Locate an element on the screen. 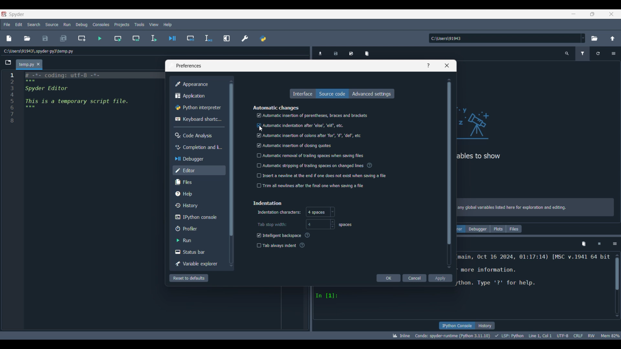  View menu is located at coordinates (154, 25).